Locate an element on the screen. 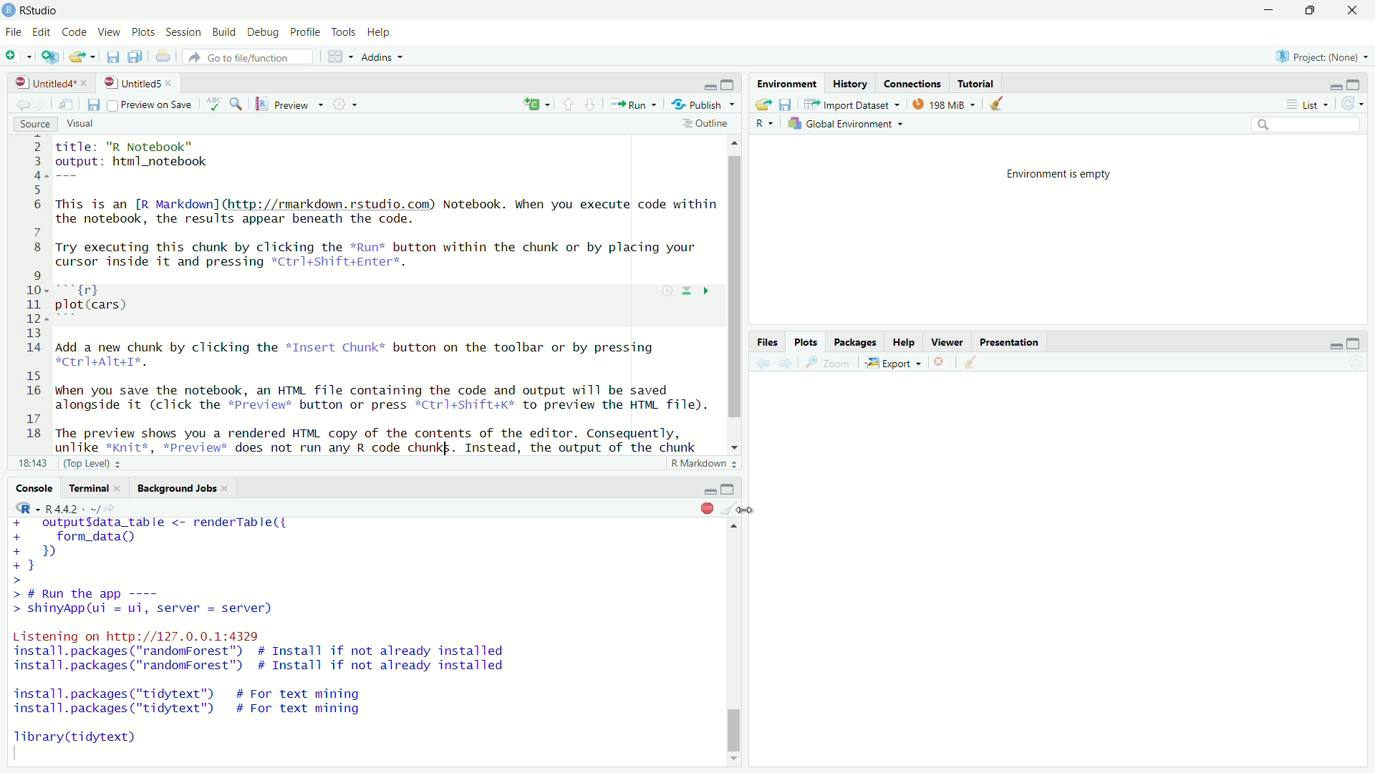  Plots is located at coordinates (806, 342).